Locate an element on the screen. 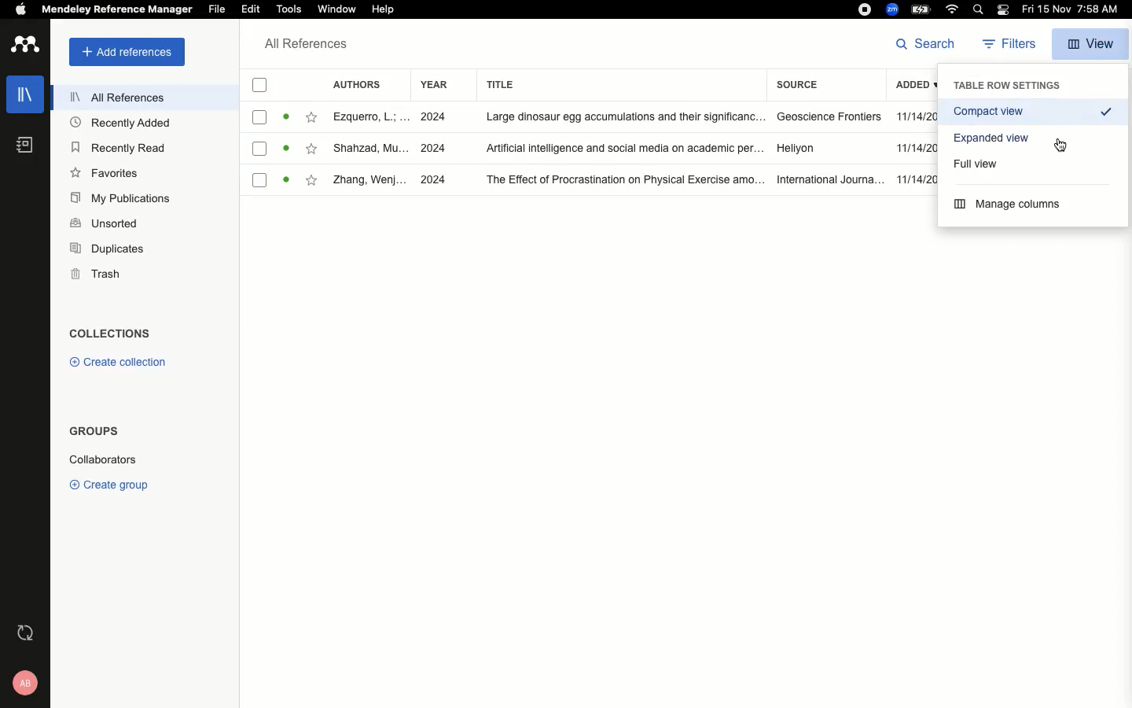  All references is located at coordinates (302, 45).